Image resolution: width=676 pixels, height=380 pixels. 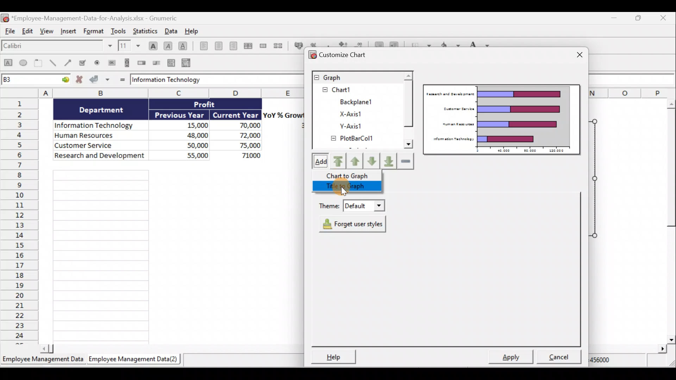 What do you see at coordinates (357, 77) in the screenshot?
I see `Graph` at bounding box center [357, 77].